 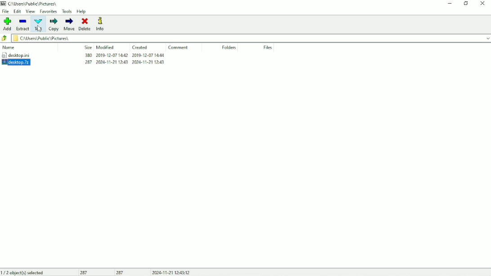 What do you see at coordinates (34, 4) in the screenshot?
I see `C\Users\Pubhc\ Pictures,` at bounding box center [34, 4].